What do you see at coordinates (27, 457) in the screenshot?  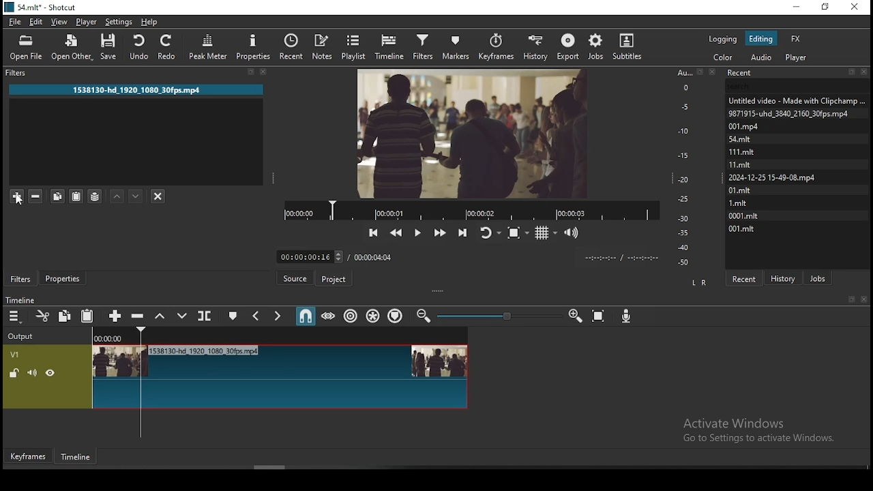 I see `keyframe` at bounding box center [27, 457].